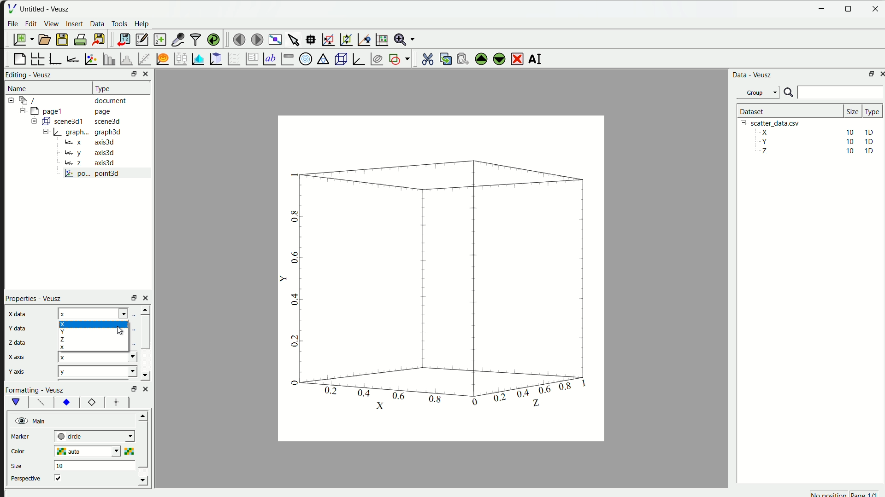 This screenshot has height=497, width=885. I want to click on save a document, so click(61, 40).